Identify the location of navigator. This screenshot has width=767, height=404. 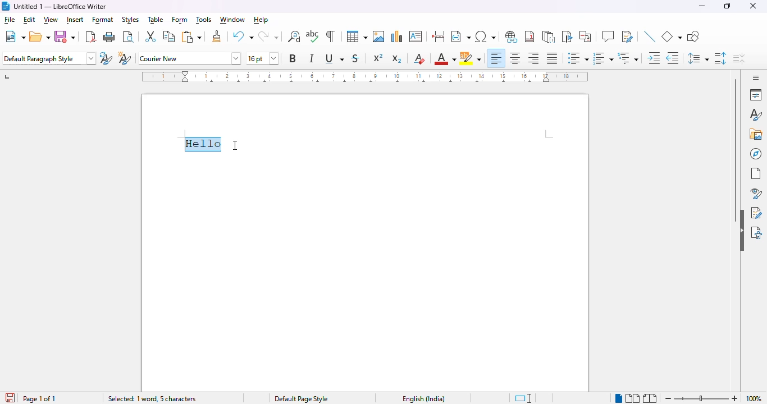
(756, 154).